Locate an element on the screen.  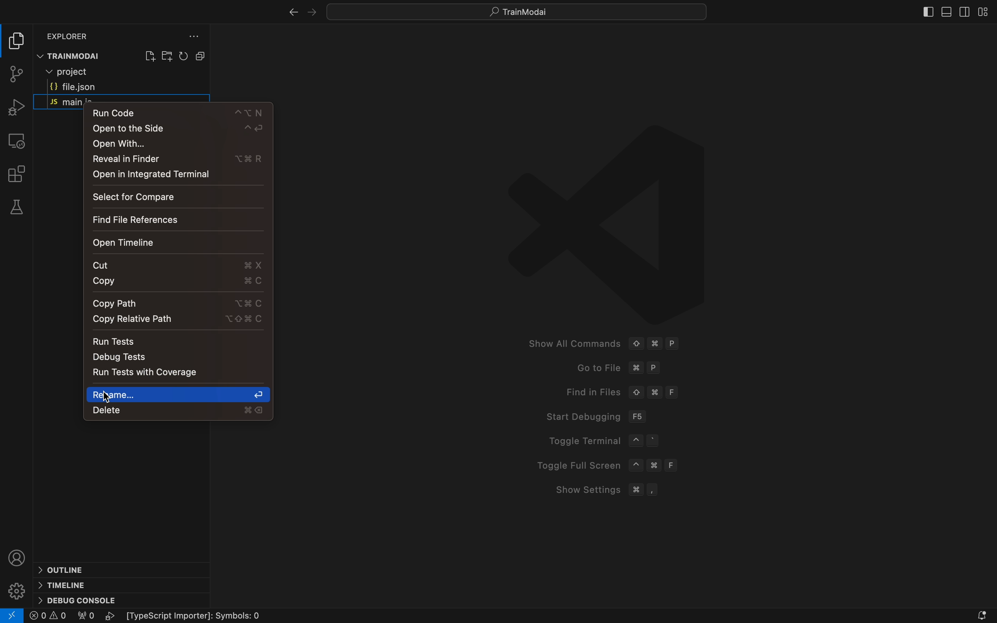
debug tests is located at coordinates (178, 356).